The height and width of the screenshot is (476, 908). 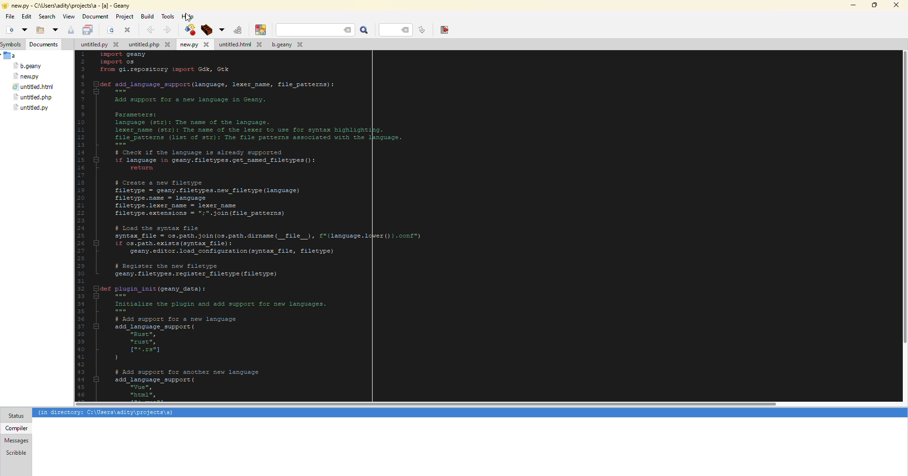 What do you see at coordinates (26, 17) in the screenshot?
I see `edit` at bounding box center [26, 17].